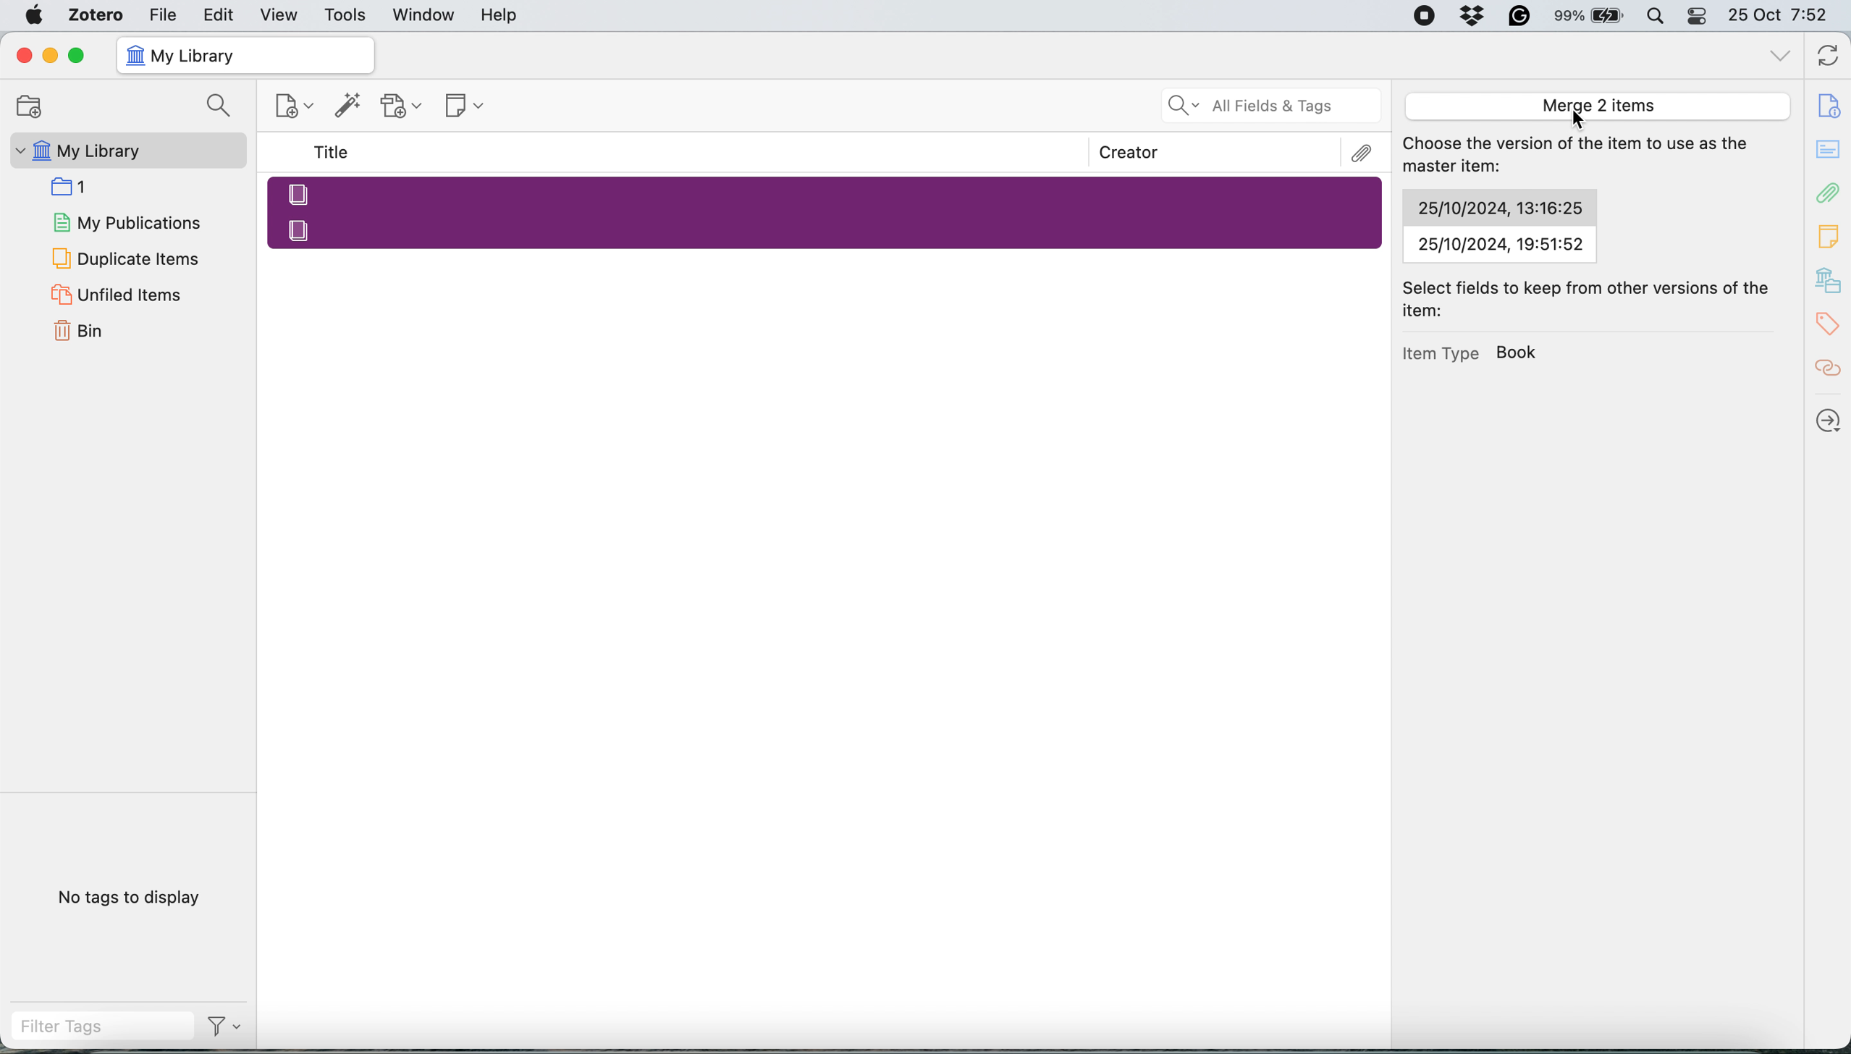 This screenshot has height=1054, width=1851. Describe the element at coordinates (1830, 151) in the screenshot. I see `notes` at that location.